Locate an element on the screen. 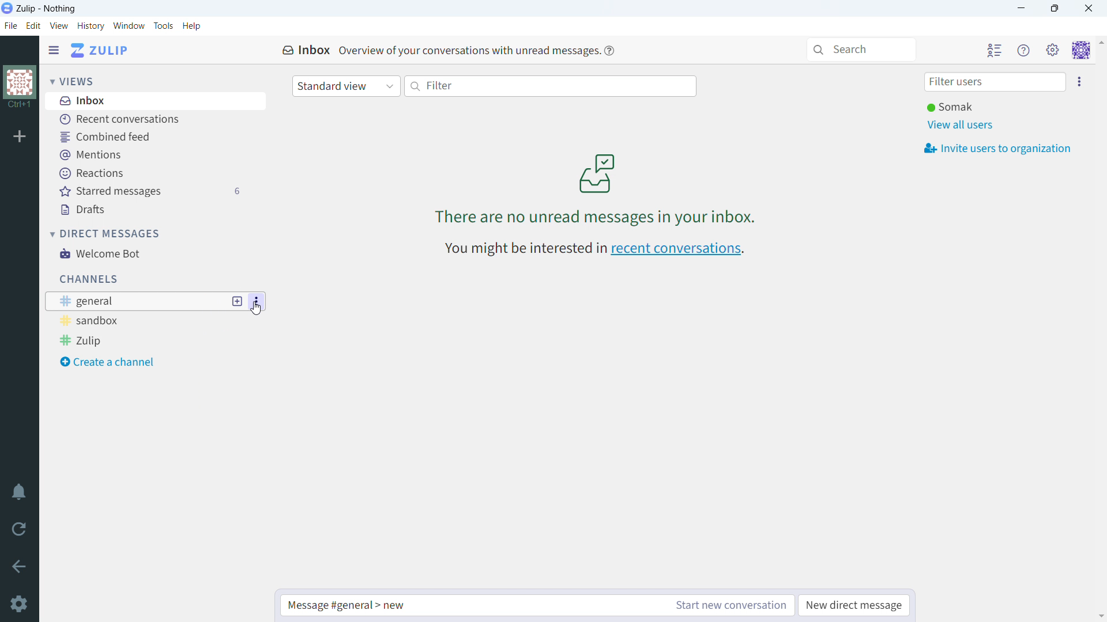 The image size is (1107, 622). personal menu is located at coordinates (1081, 50).